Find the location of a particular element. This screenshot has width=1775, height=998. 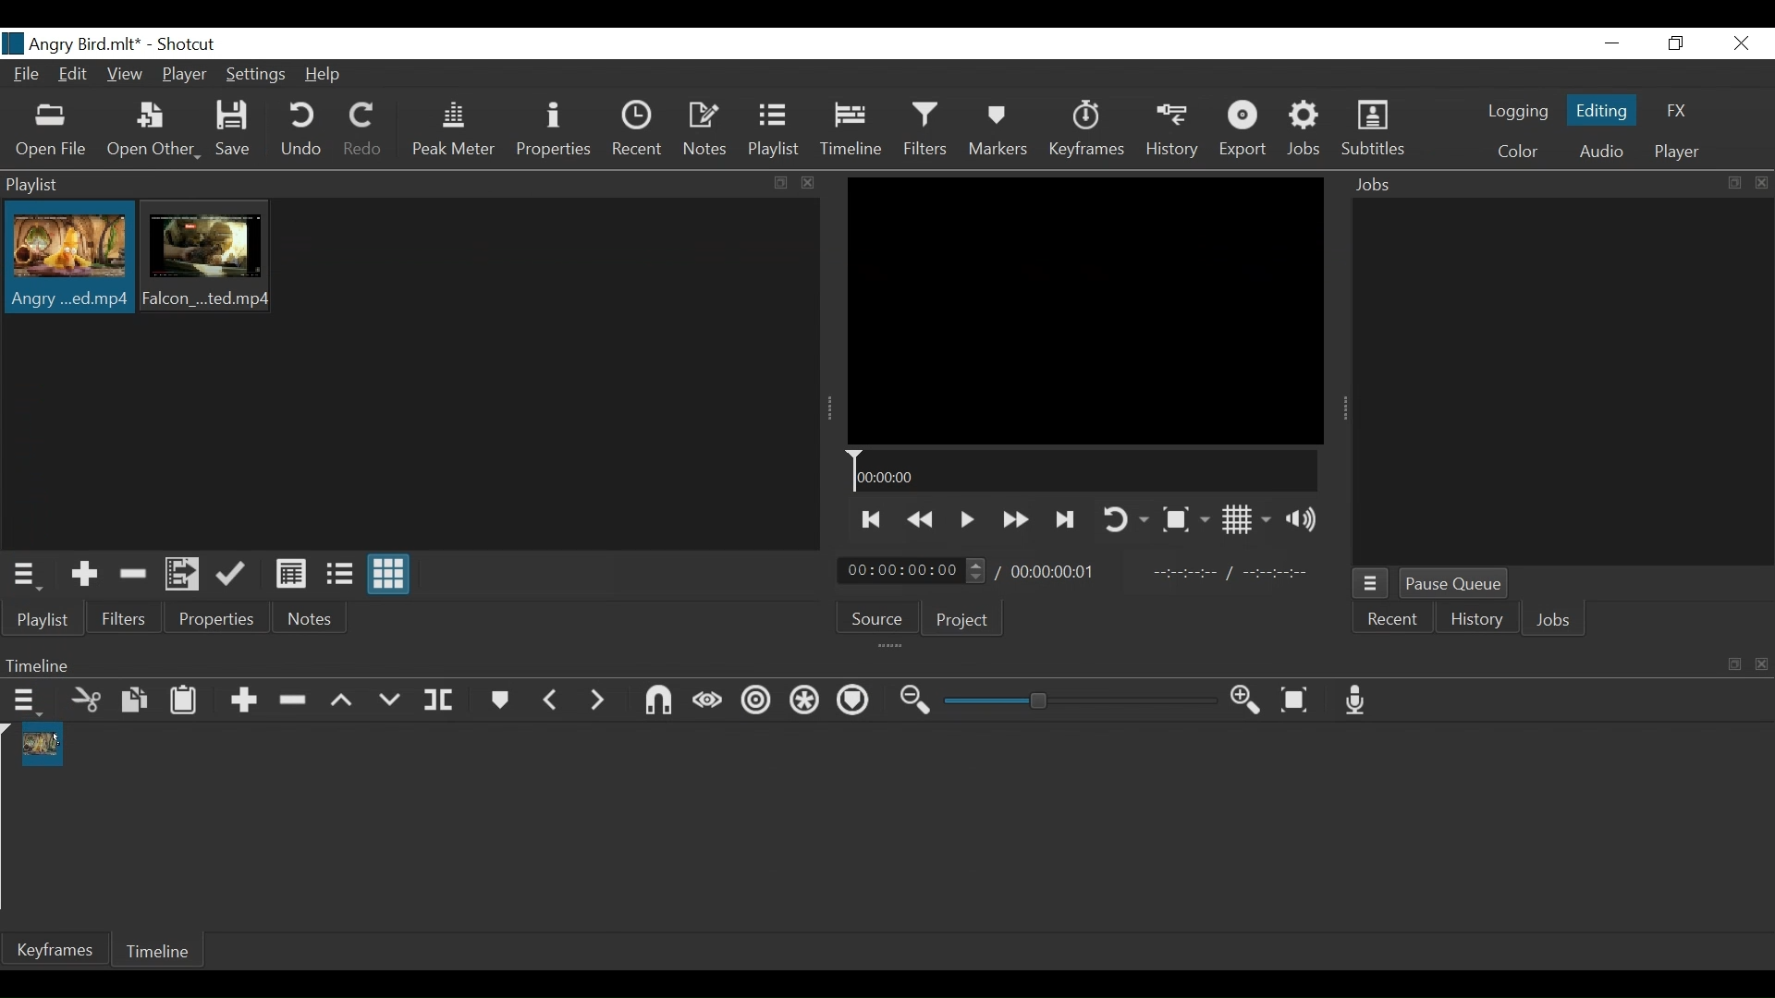

Timeline is located at coordinates (160, 949).